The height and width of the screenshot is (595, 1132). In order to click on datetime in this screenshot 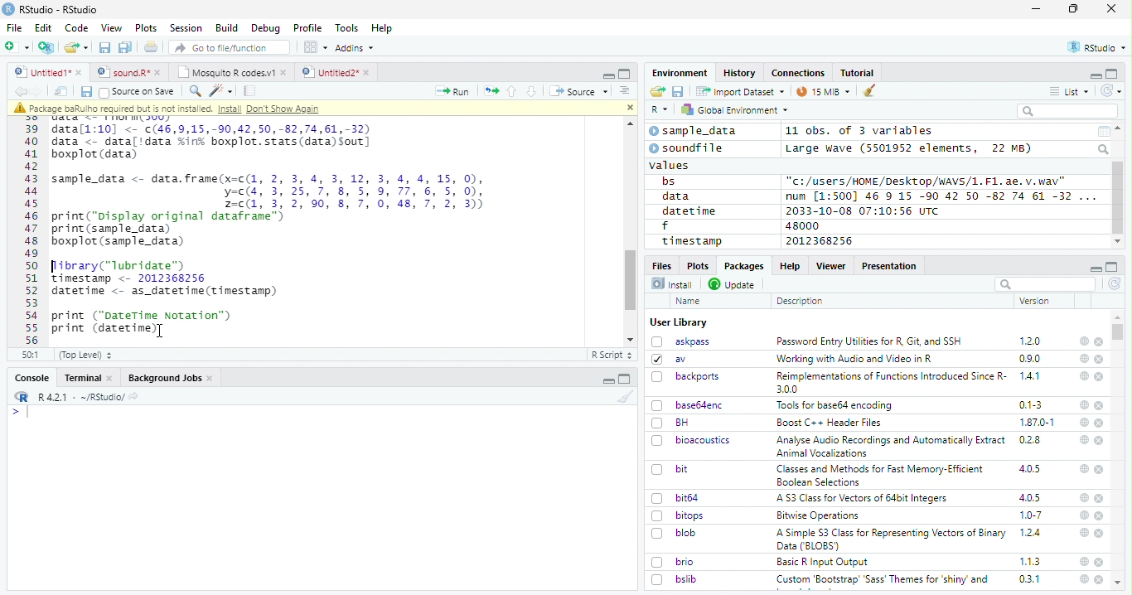, I will do `click(689, 210)`.